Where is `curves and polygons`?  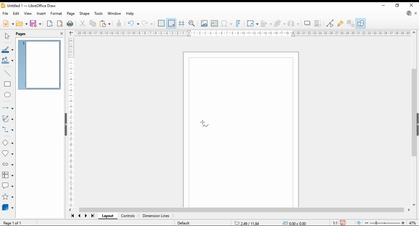
curves and polygons is located at coordinates (7, 119).